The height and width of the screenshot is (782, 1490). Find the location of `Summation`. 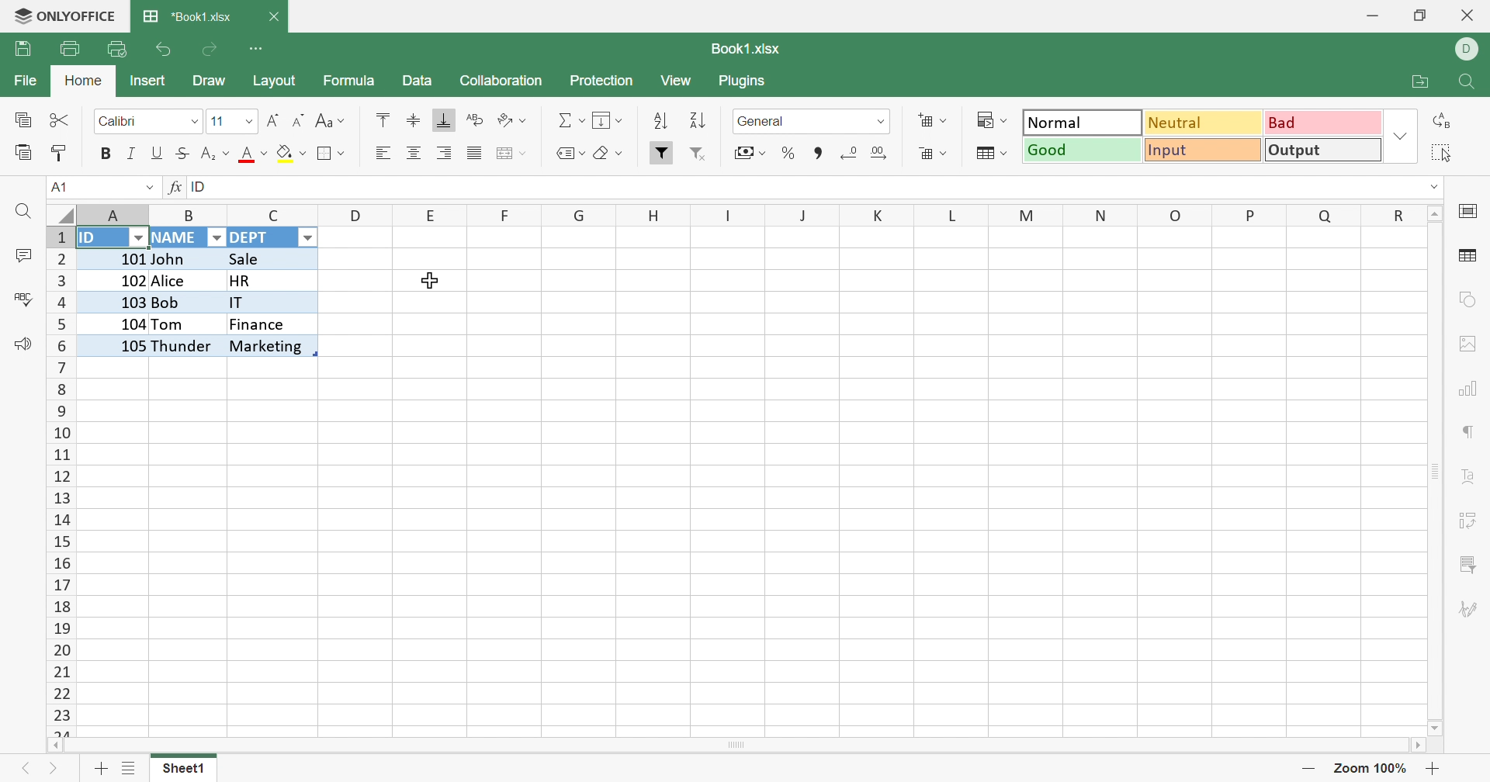

Summation is located at coordinates (564, 119).